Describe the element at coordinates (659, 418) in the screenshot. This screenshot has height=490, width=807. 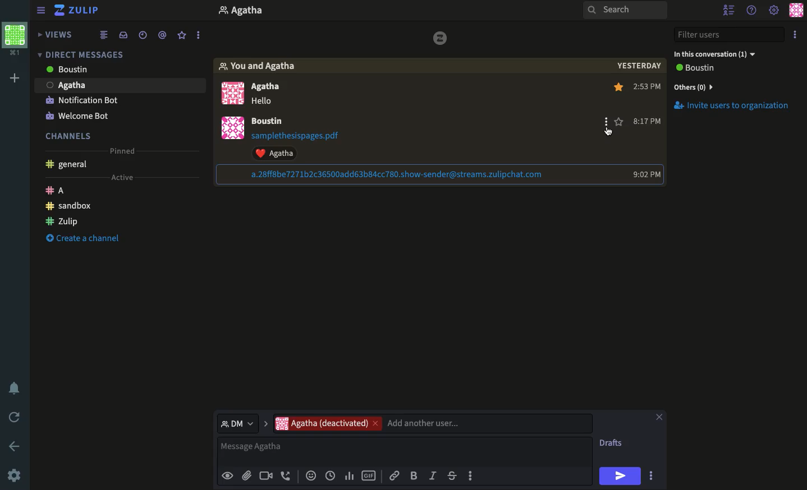
I see `Close` at that location.